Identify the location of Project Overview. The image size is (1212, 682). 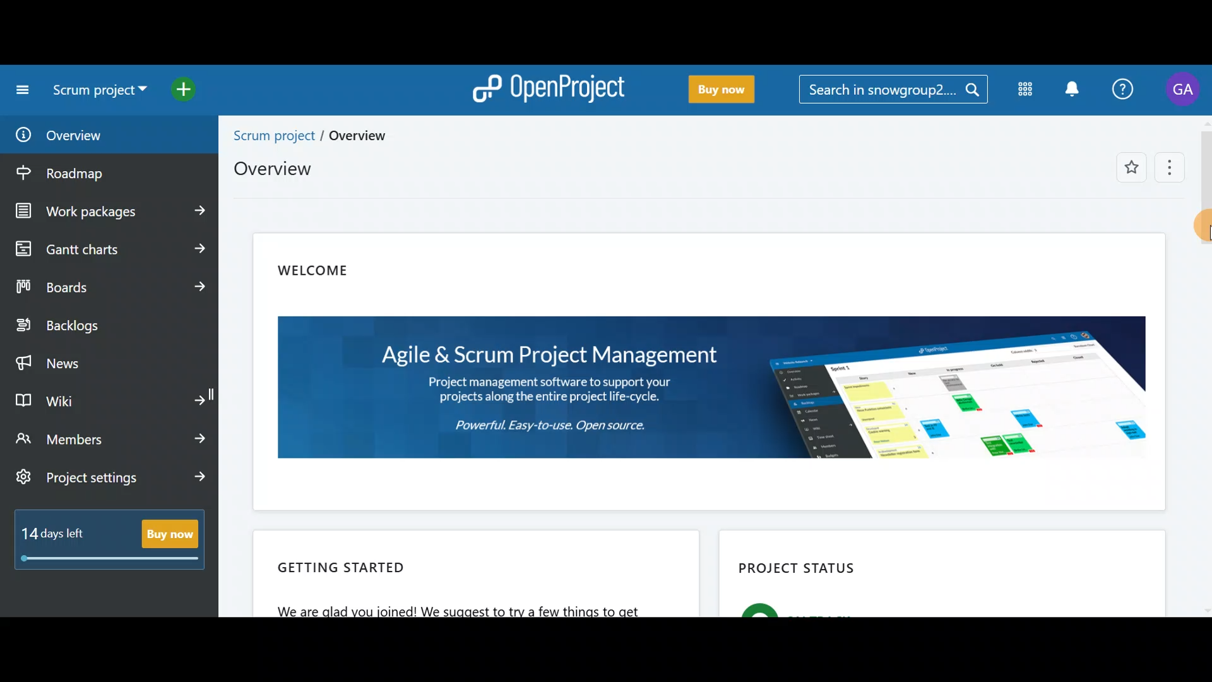
(306, 155).